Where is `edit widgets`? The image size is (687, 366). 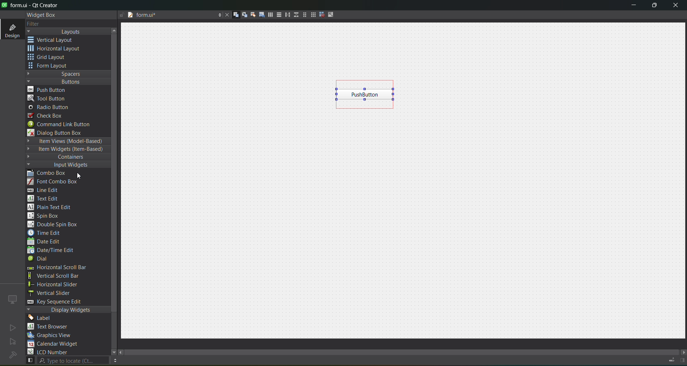
edit widgets is located at coordinates (233, 15).